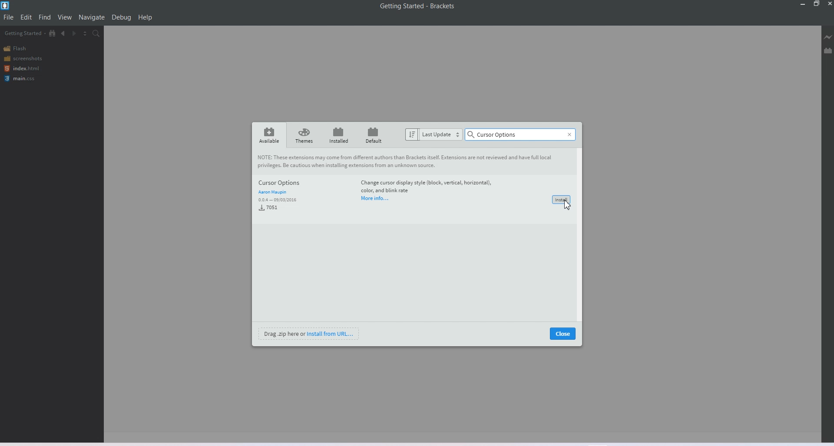  What do you see at coordinates (145, 17) in the screenshot?
I see `Help` at bounding box center [145, 17].